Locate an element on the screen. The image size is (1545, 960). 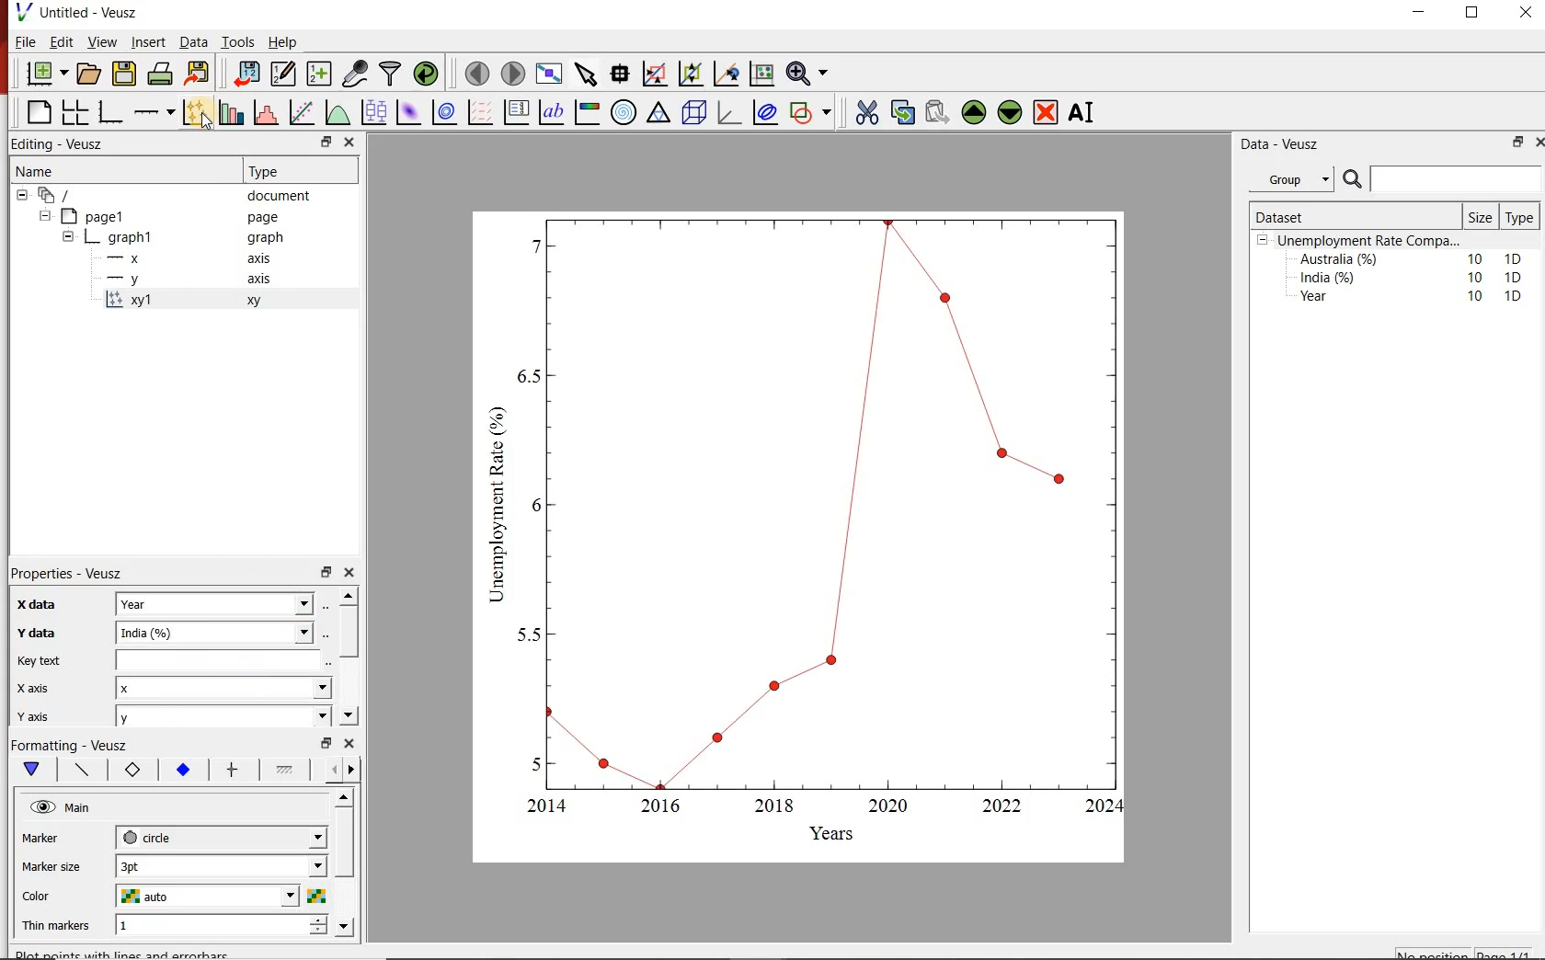
plot line is located at coordinates (84, 771).